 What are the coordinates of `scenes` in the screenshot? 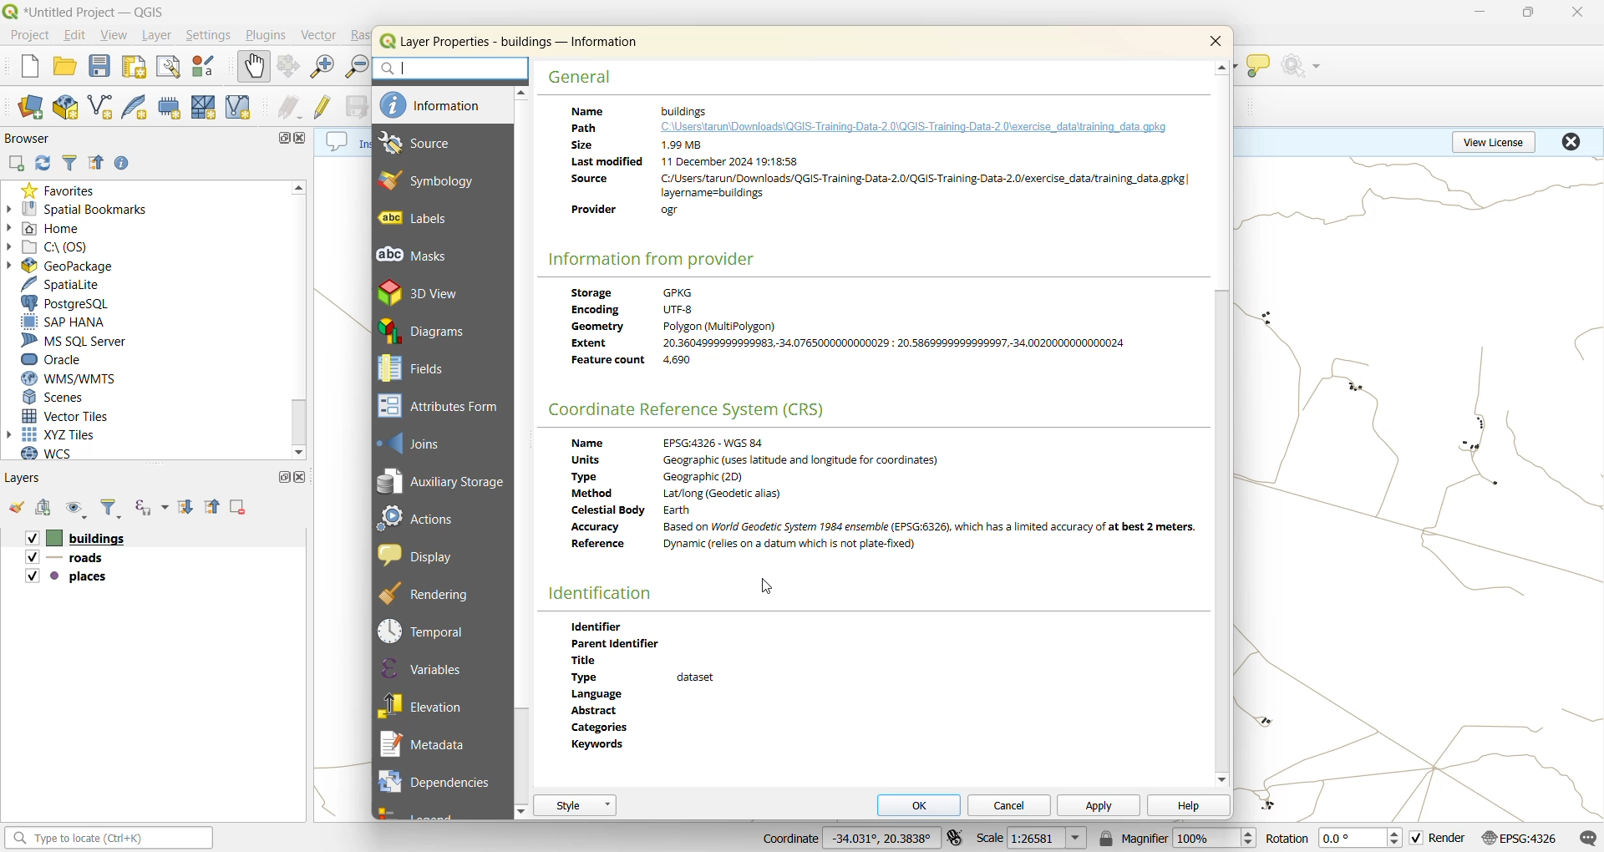 It's located at (68, 398).